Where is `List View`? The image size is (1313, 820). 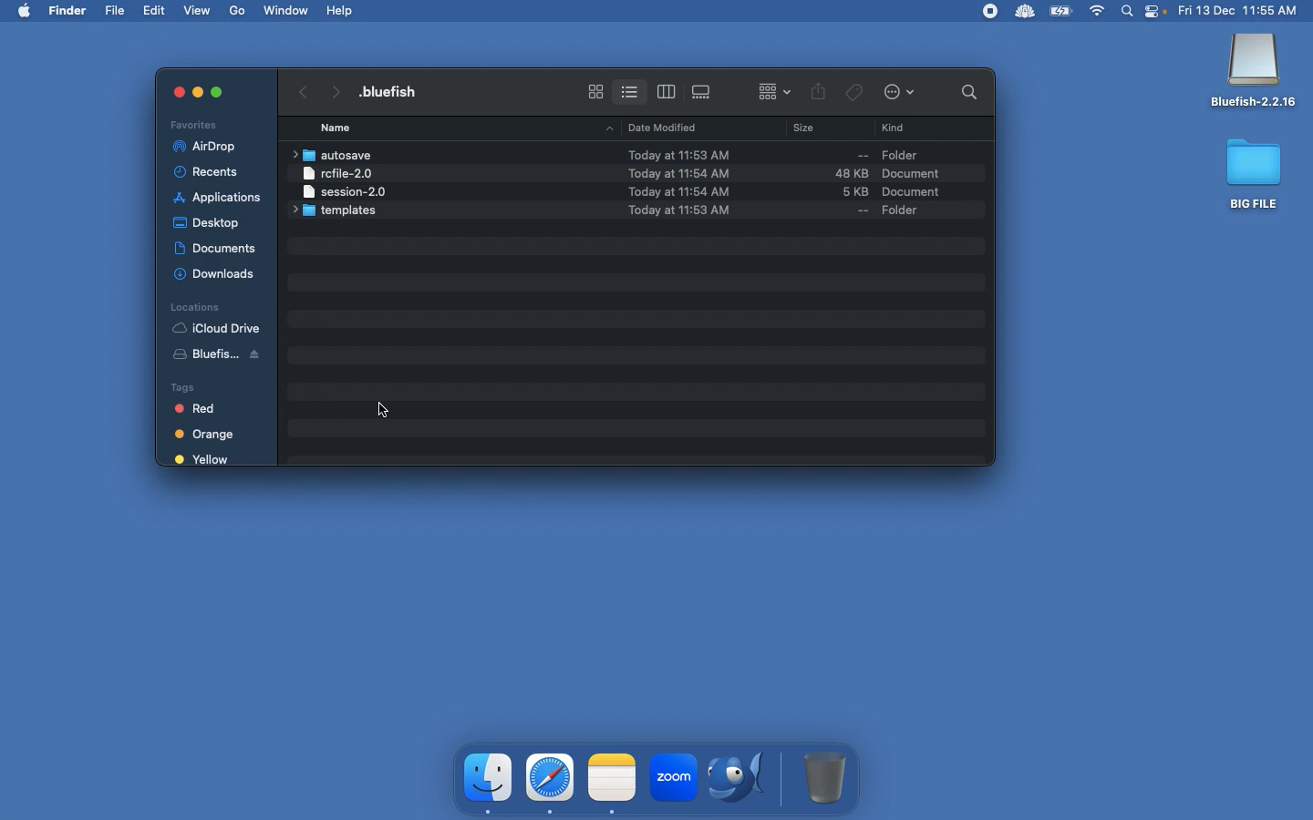 List View is located at coordinates (629, 88).